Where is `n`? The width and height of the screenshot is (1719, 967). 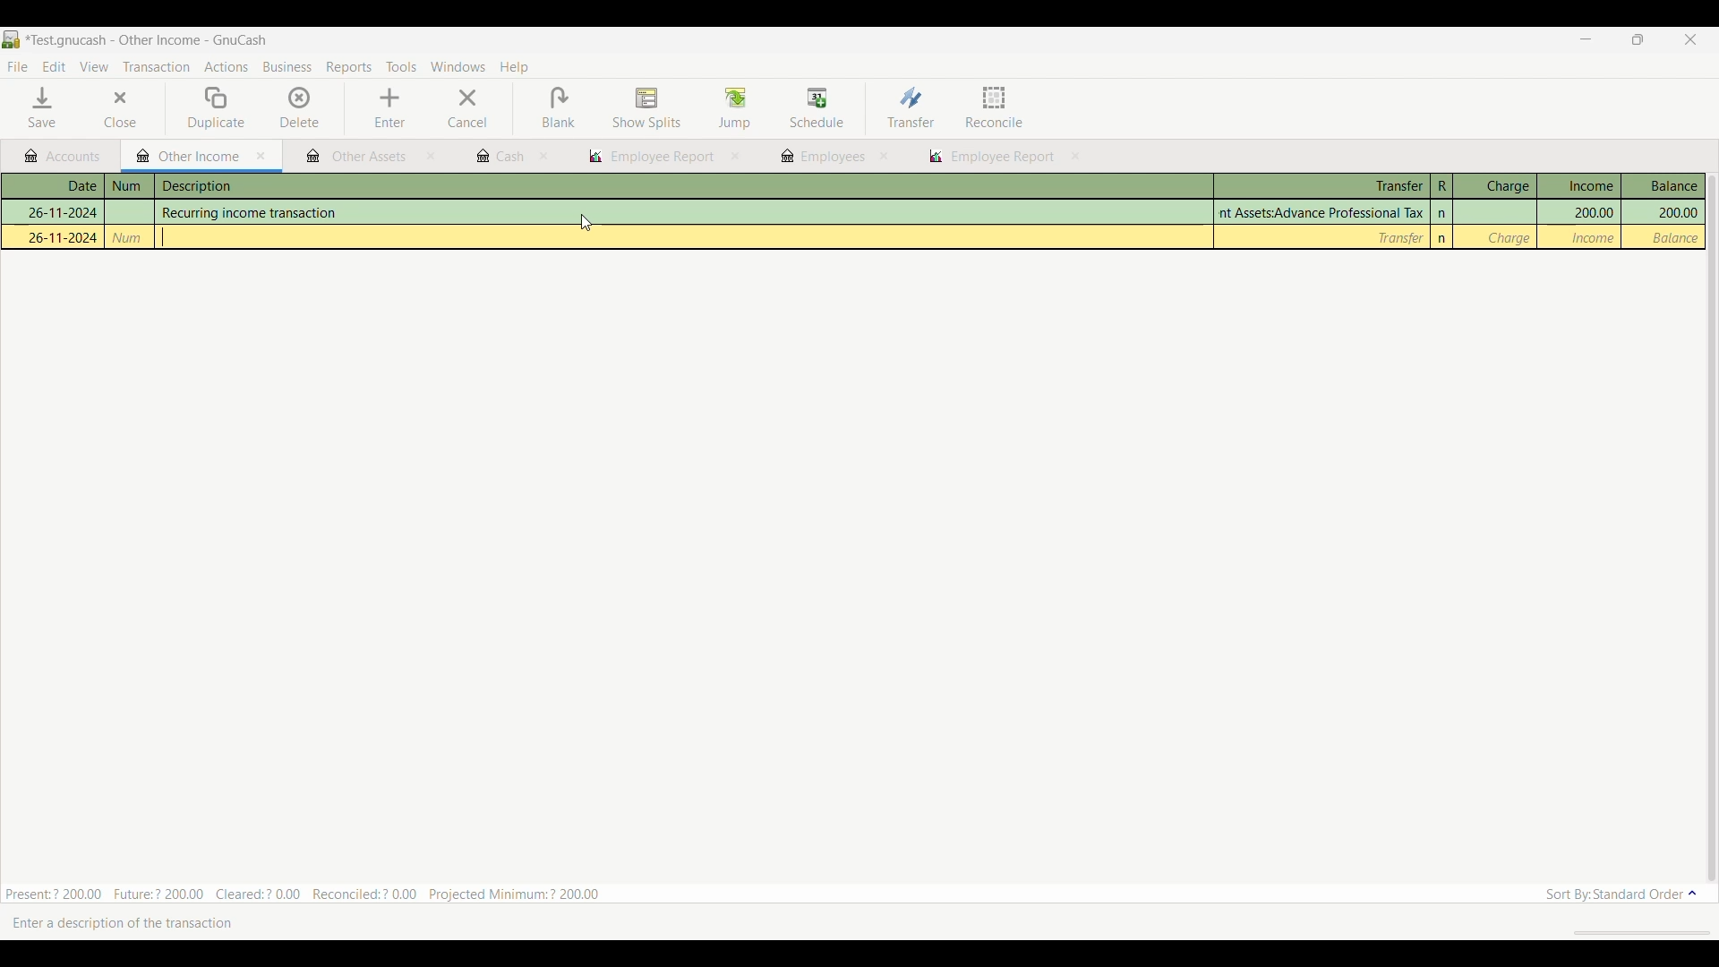 n is located at coordinates (1443, 213).